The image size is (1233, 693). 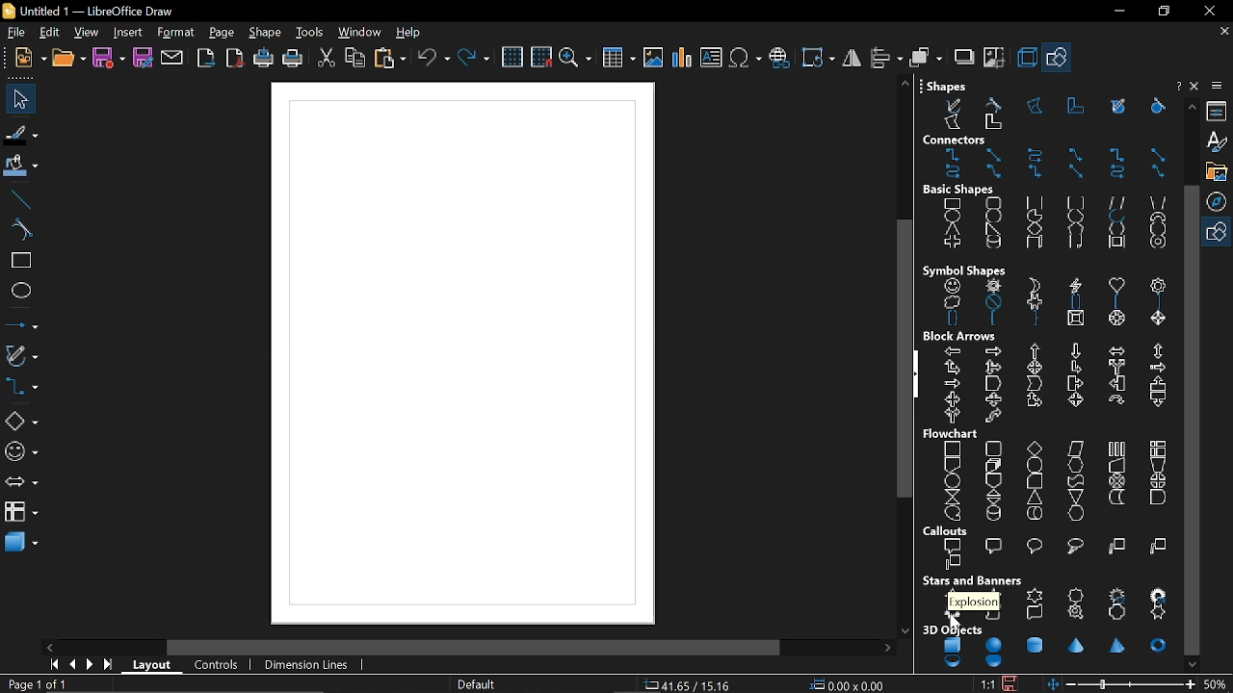 What do you see at coordinates (21, 512) in the screenshot?
I see `flowchart` at bounding box center [21, 512].